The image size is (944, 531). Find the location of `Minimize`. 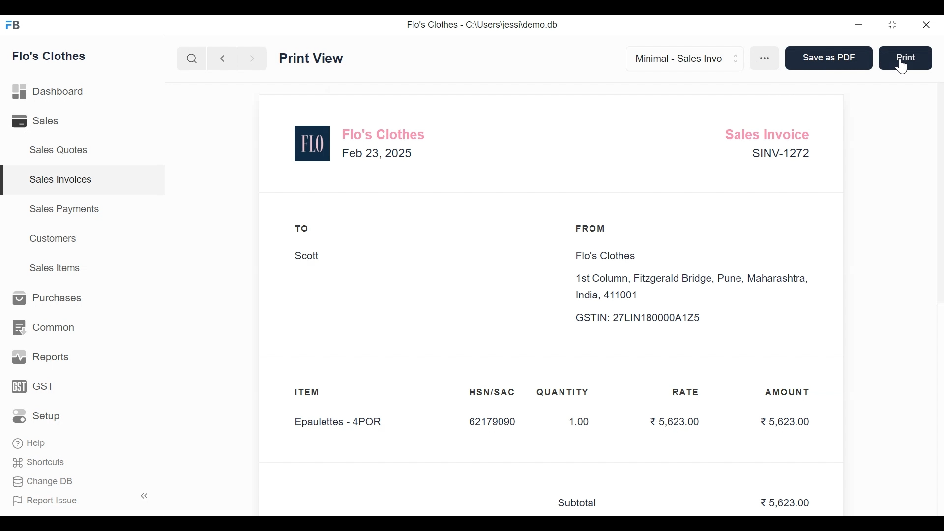

Minimize is located at coordinates (859, 25).